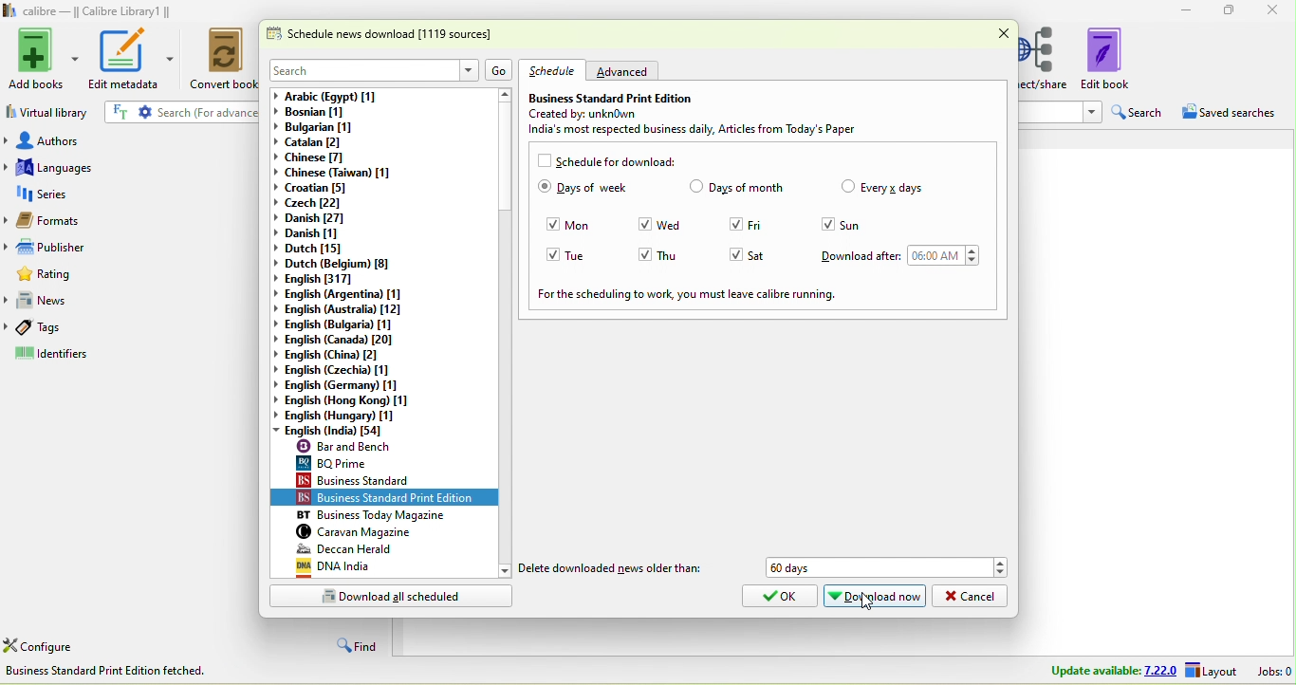 This screenshot has width=1296, height=685. I want to click on Add books options, so click(77, 56).